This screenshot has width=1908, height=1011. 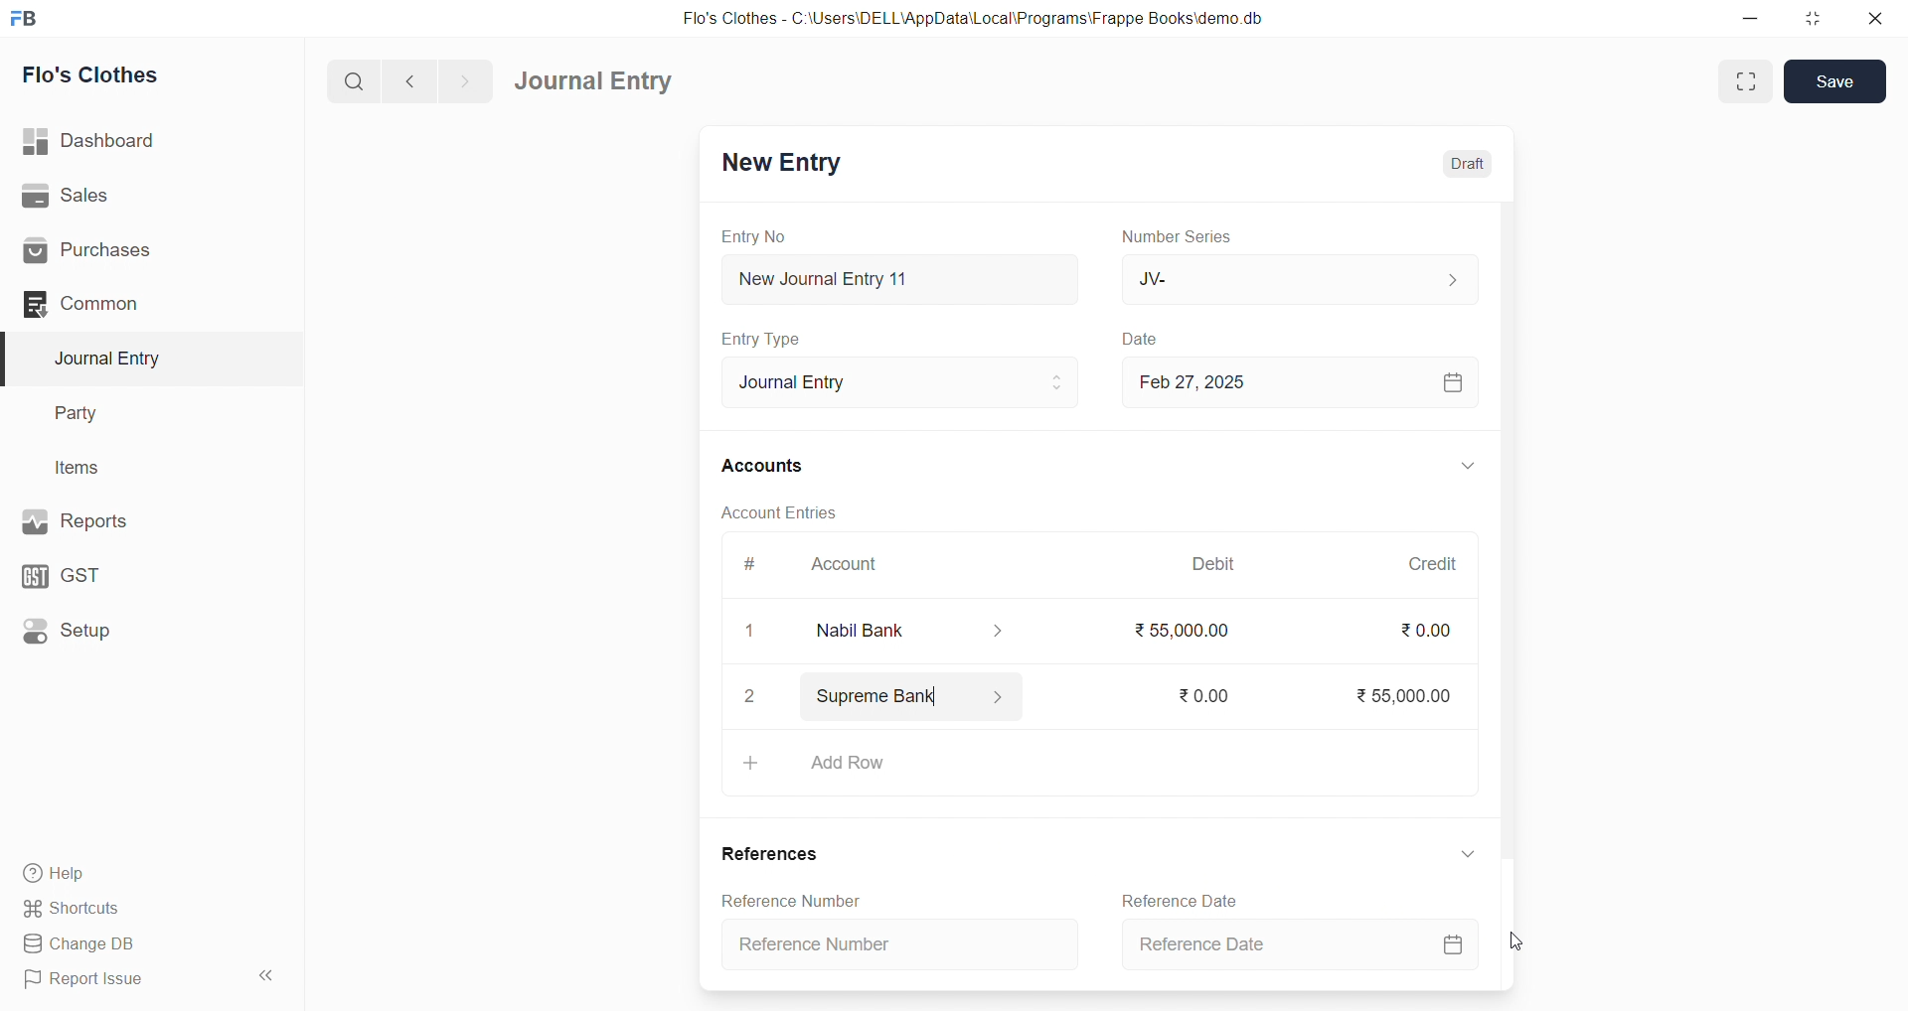 I want to click on navigate backward, so click(x=412, y=82).